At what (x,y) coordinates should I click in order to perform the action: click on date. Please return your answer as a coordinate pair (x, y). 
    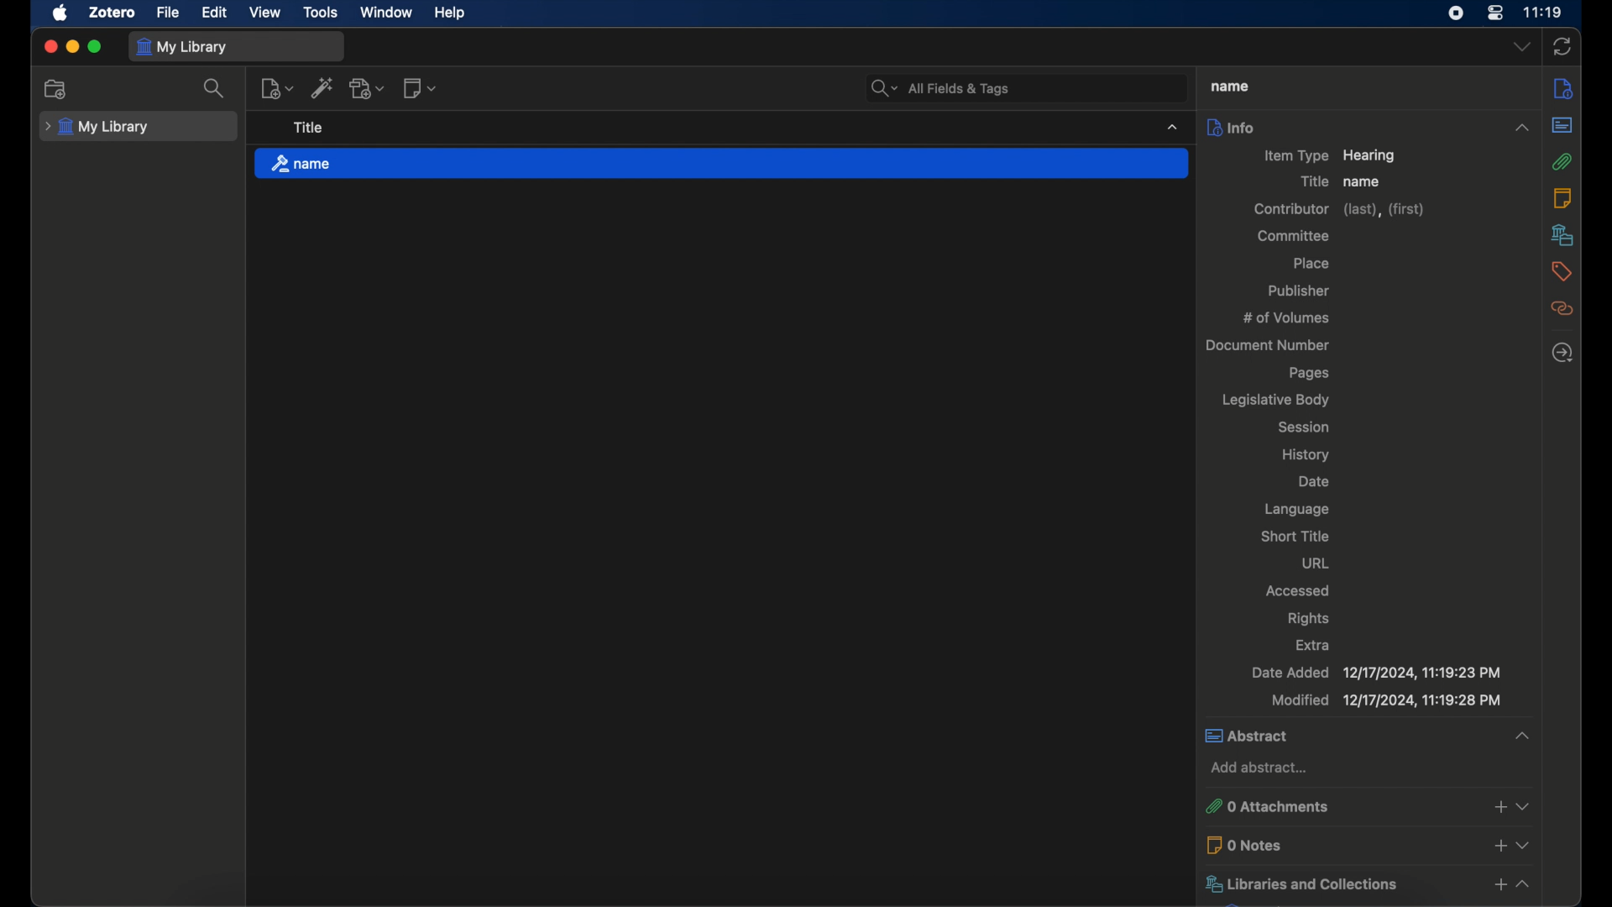
    Looking at the image, I should click on (1315, 483).